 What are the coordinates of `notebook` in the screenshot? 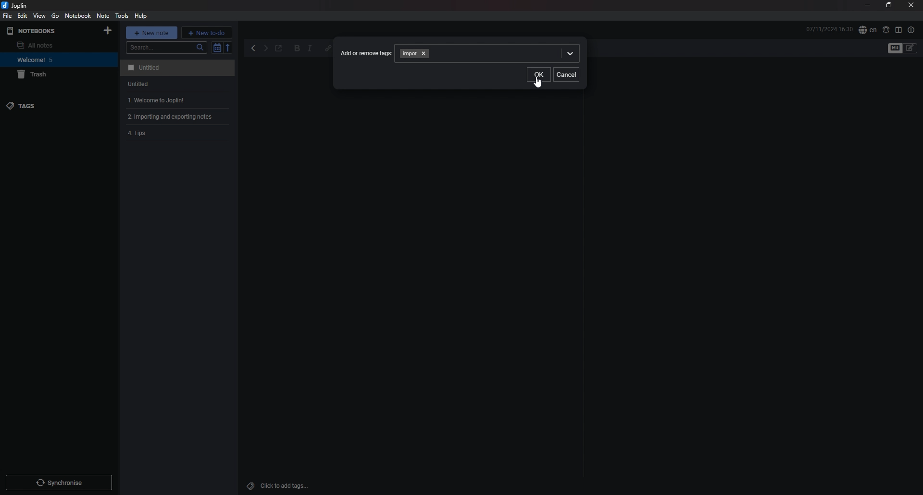 It's located at (78, 16).